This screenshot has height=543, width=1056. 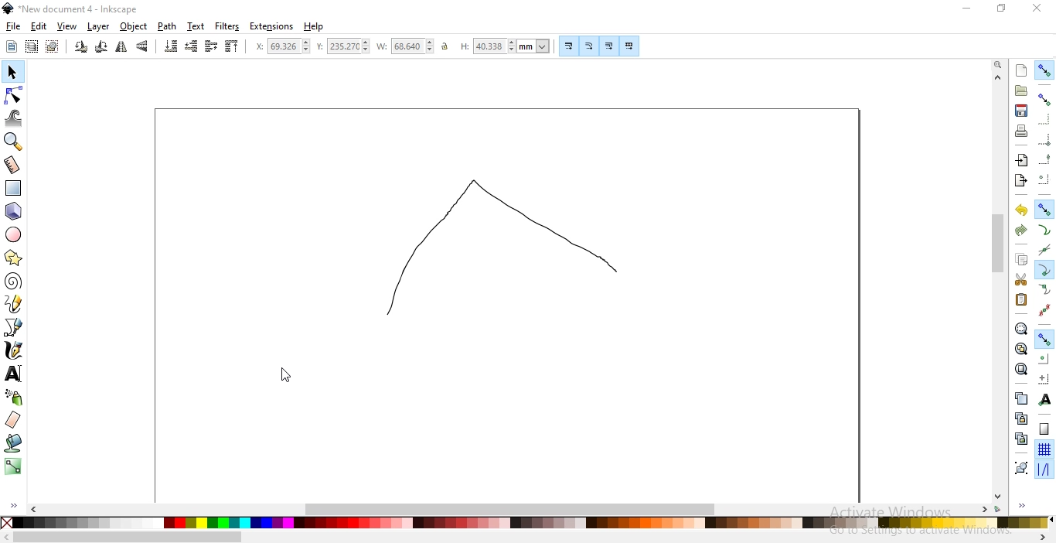 I want to click on snap an item's rotation center, so click(x=1044, y=378).